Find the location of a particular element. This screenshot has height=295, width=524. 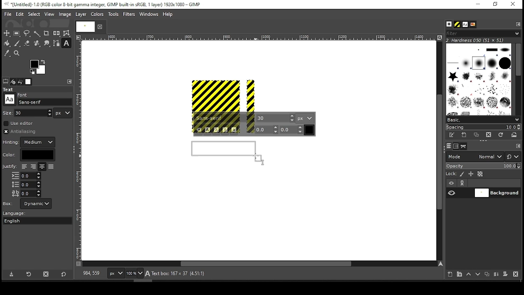

filled is located at coordinates (51, 167).